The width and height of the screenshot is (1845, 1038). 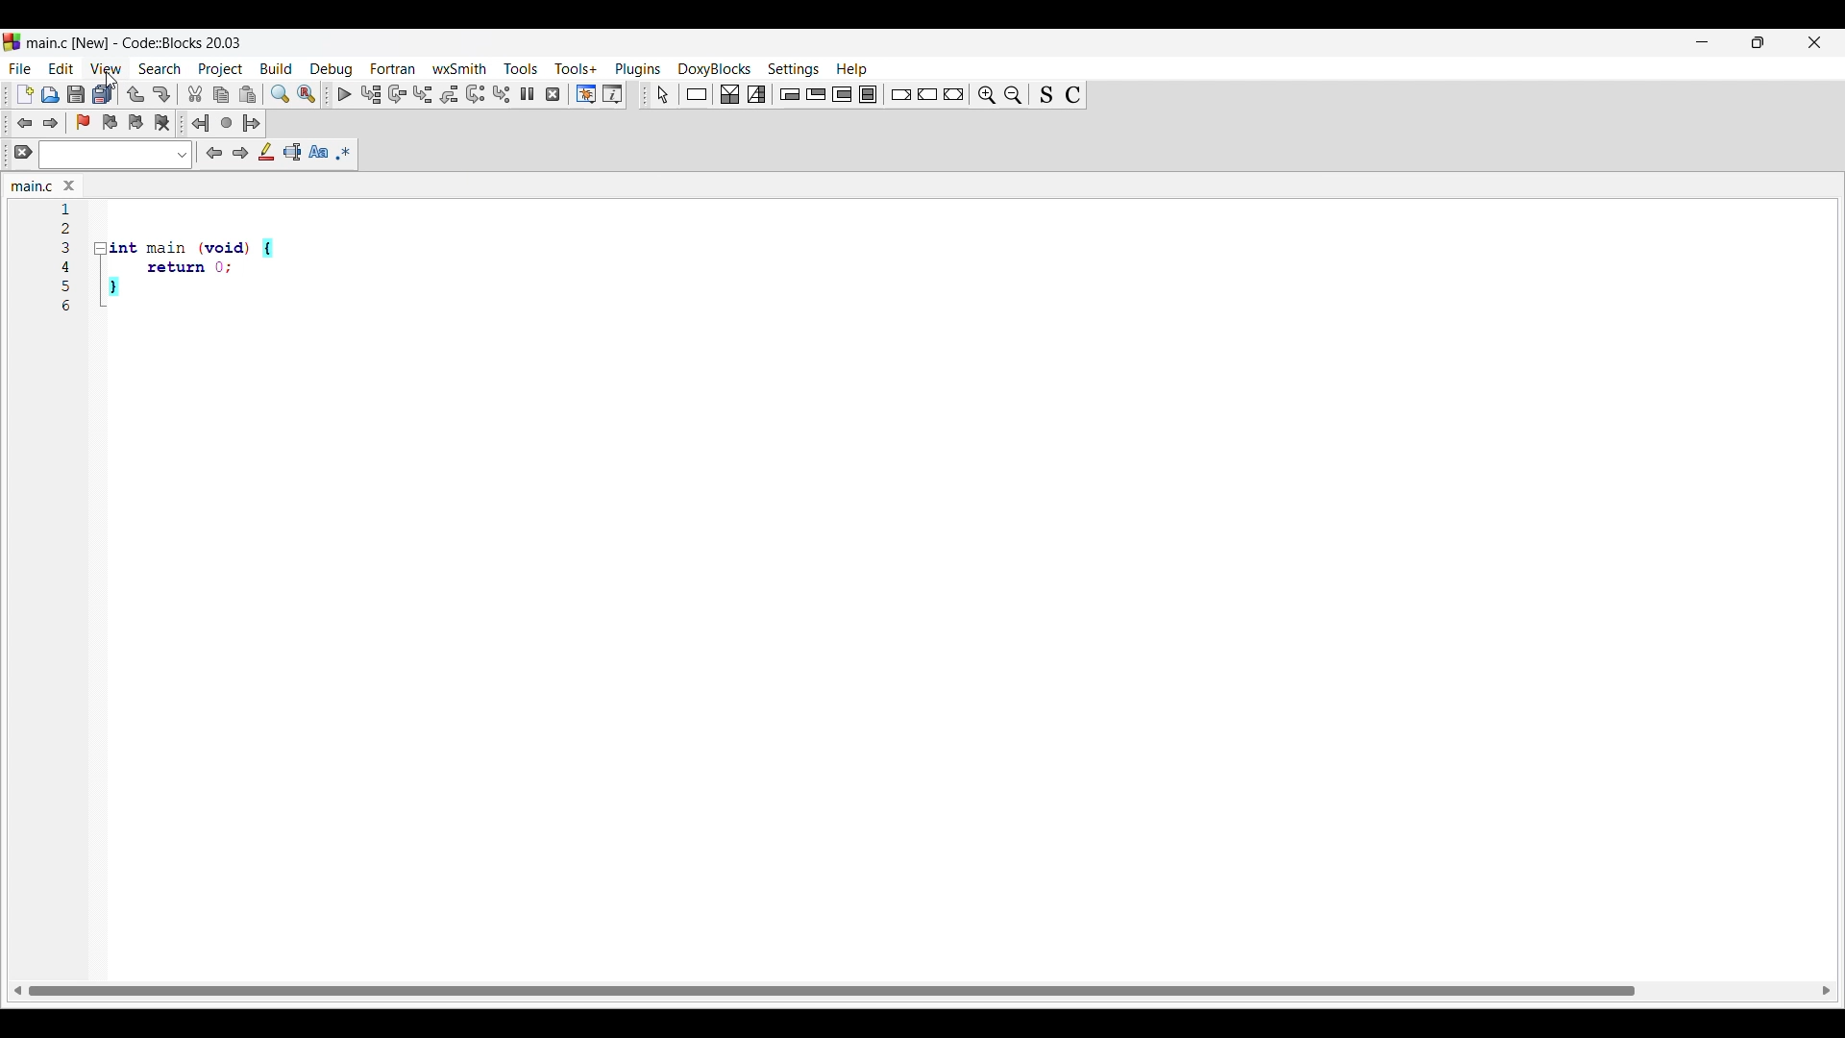 What do you see at coordinates (175, 259) in the screenshot?
I see `Current code` at bounding box center [175, 259].